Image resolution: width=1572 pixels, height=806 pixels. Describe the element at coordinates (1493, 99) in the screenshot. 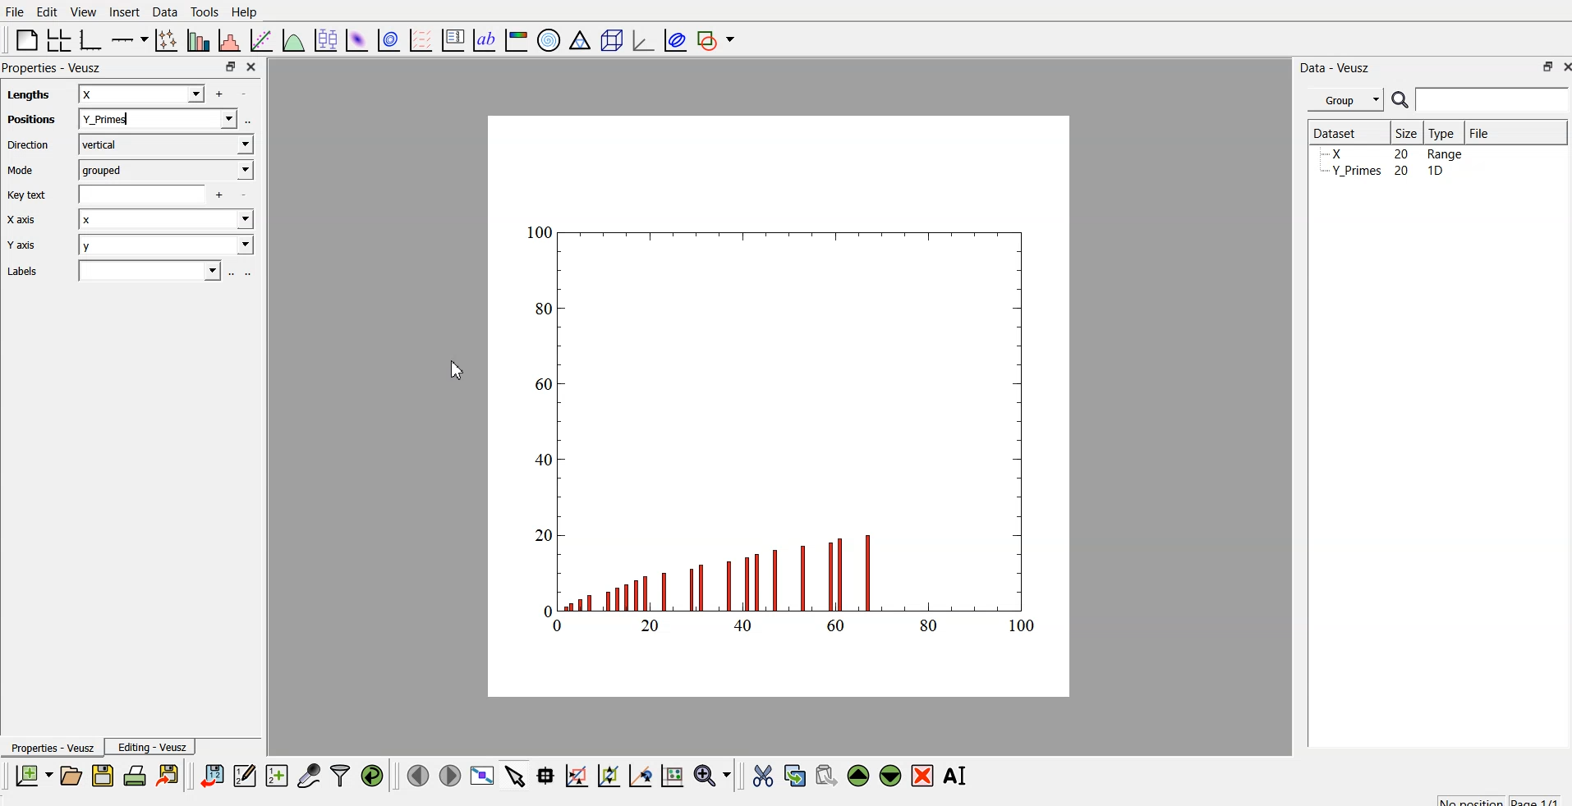

I see `search bar` at that location.